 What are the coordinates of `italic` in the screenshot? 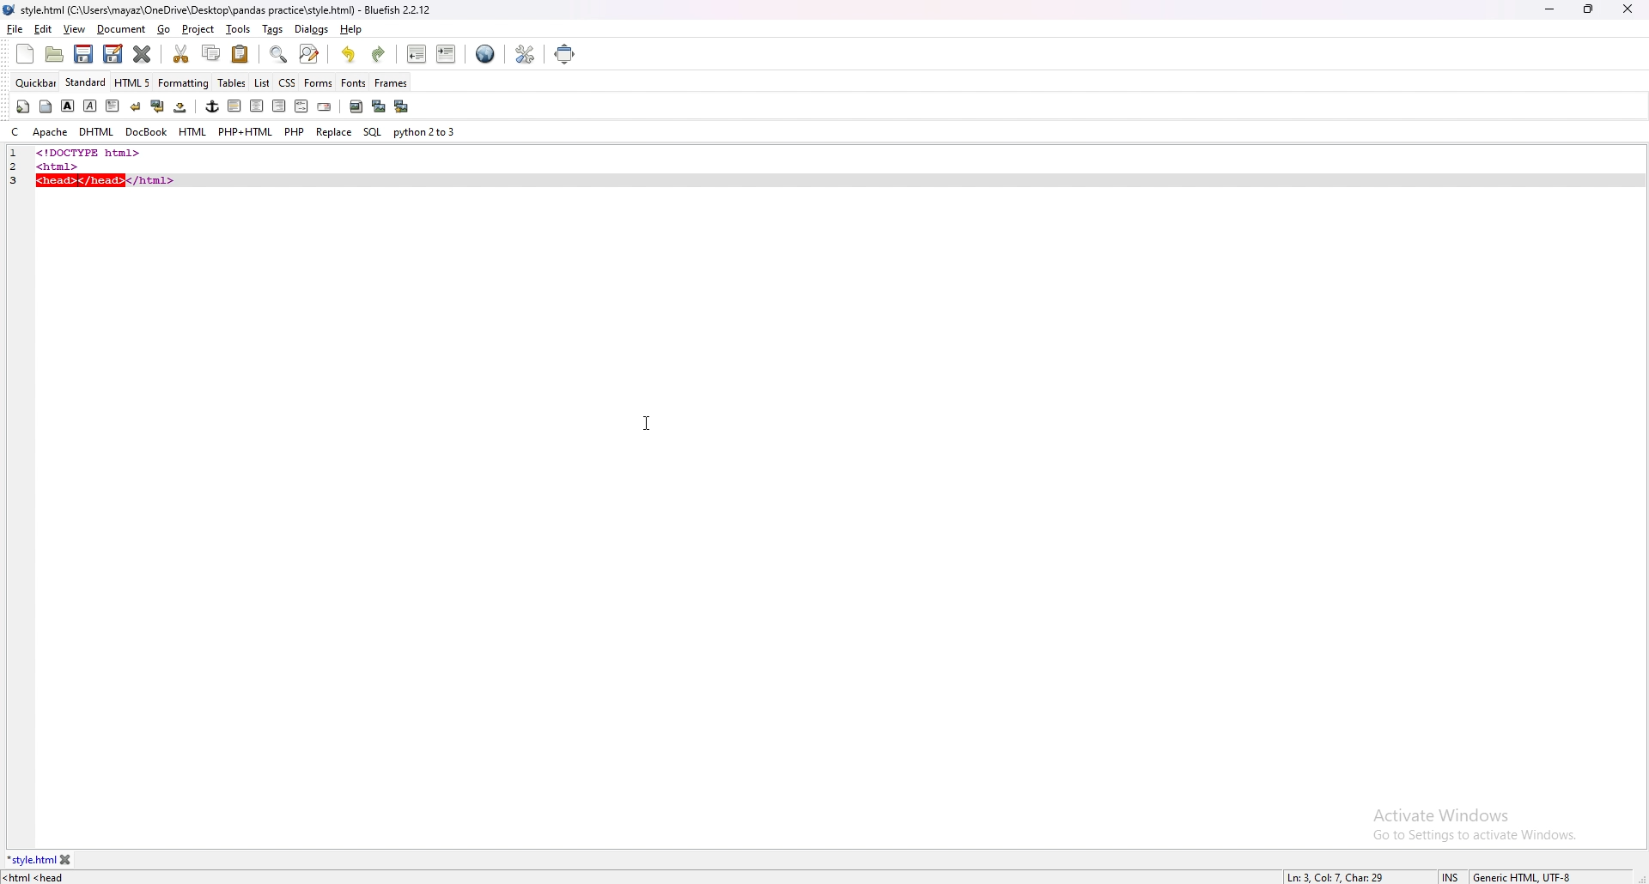 It's located at (91, 105).